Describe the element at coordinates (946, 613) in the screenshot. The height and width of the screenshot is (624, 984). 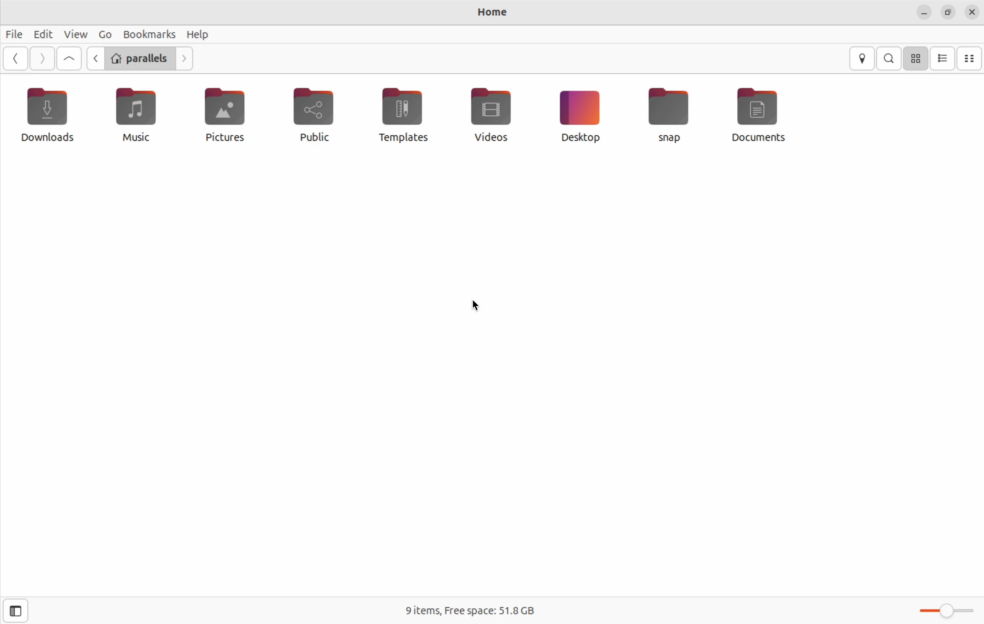
I see `toggle bar` at that location.